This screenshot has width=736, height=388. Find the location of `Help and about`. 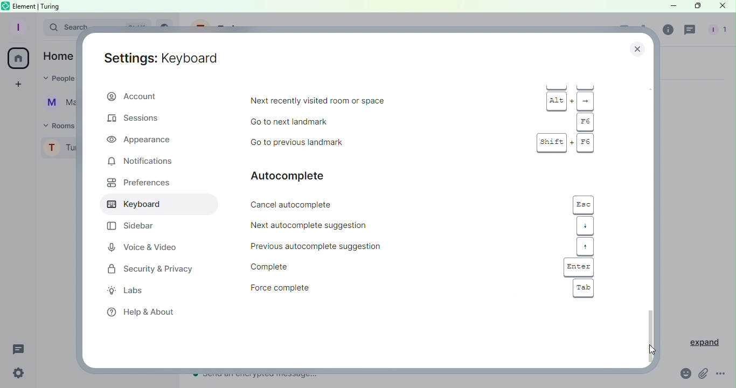

Help and about is located at coordinates (139, 313).